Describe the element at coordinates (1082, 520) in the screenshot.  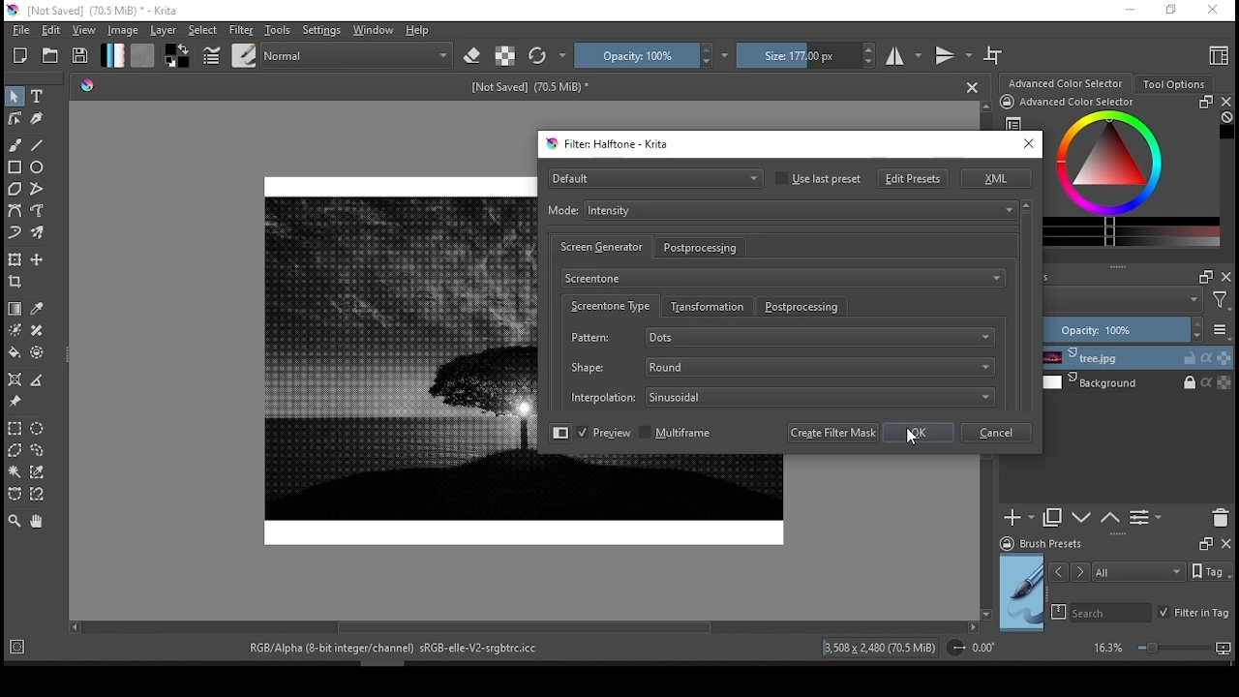
I see `move layer or down` at that location.